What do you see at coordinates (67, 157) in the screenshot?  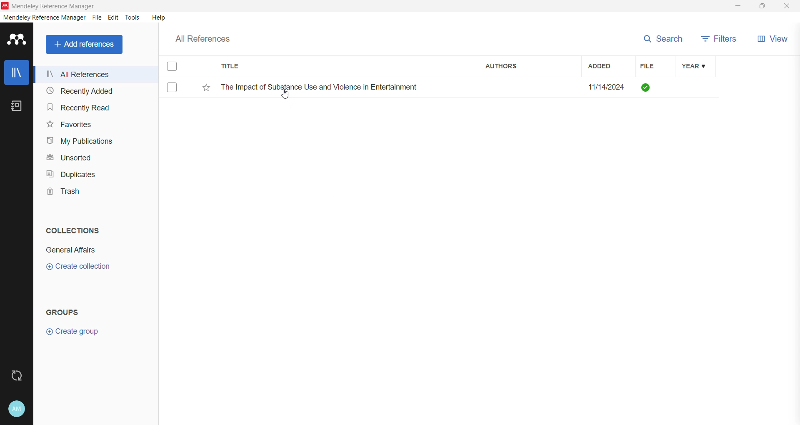 I see `Unsorted` at bounding box center [67, 157].